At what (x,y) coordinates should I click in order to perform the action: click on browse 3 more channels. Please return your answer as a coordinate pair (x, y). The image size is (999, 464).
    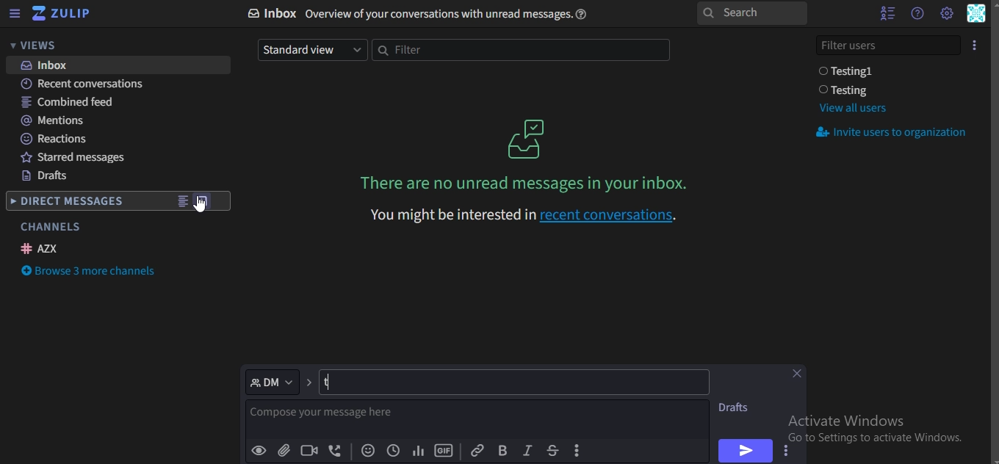
    Looking at the image, I should click on (91, 272).